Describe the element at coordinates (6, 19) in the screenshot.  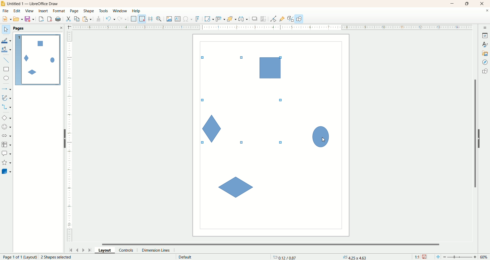
I see `new` at that location.